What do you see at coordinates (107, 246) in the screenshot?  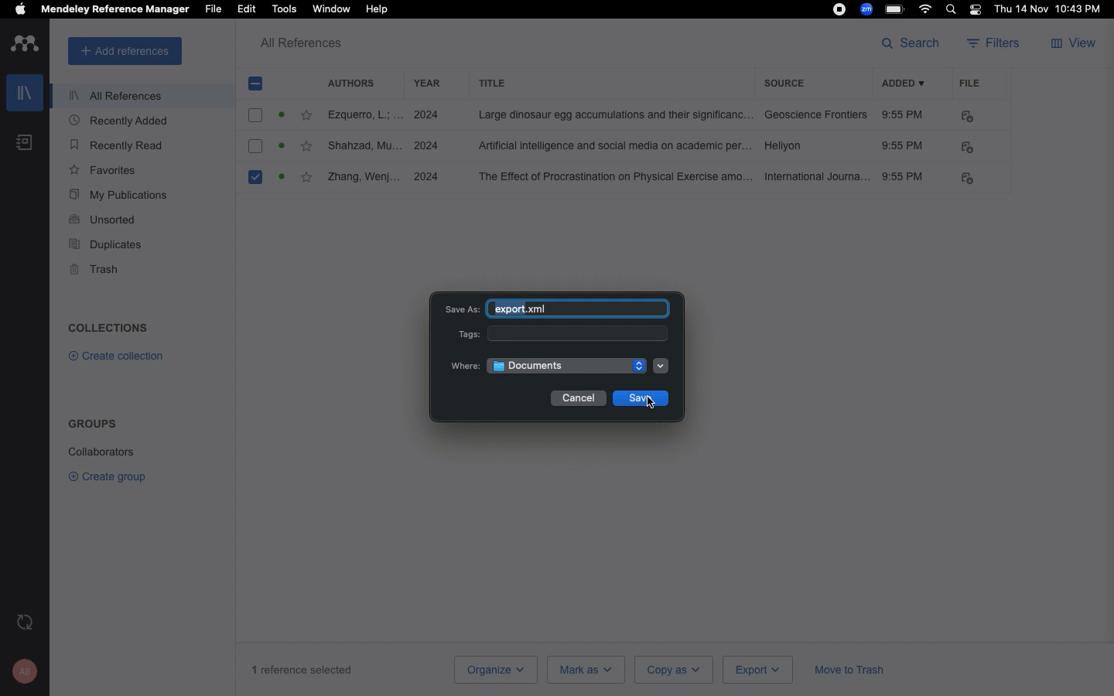 I see `Duplicates` at bounding box center [107, 246].